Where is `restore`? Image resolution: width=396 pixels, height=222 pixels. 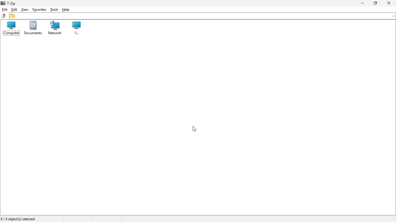 restore is located at coordinates (378, 4).